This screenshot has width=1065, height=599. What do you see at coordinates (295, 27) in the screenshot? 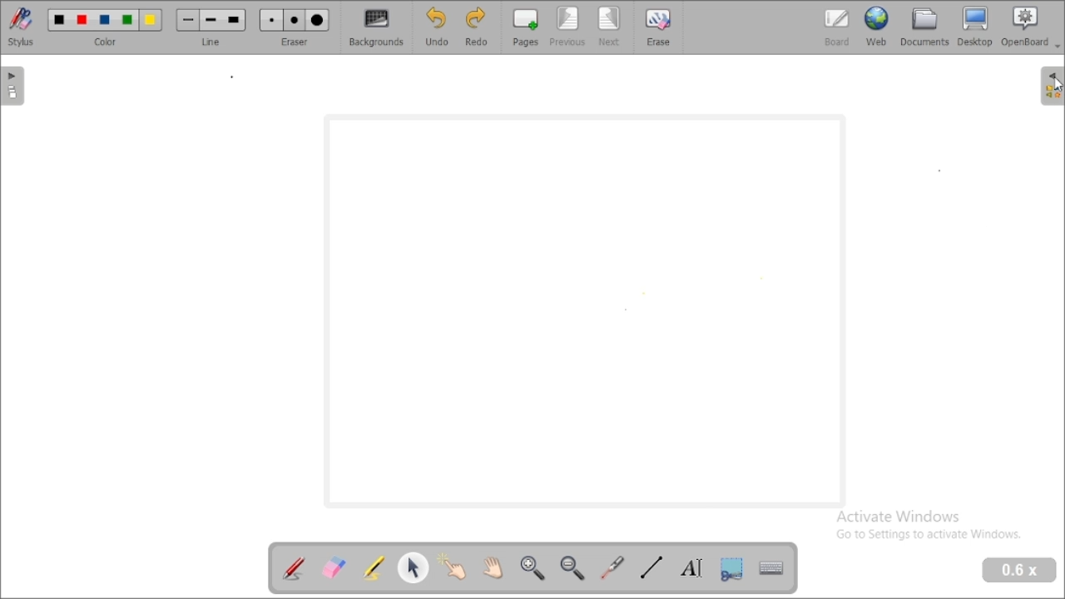
I see `eraser` at bounding box center [295, 27].